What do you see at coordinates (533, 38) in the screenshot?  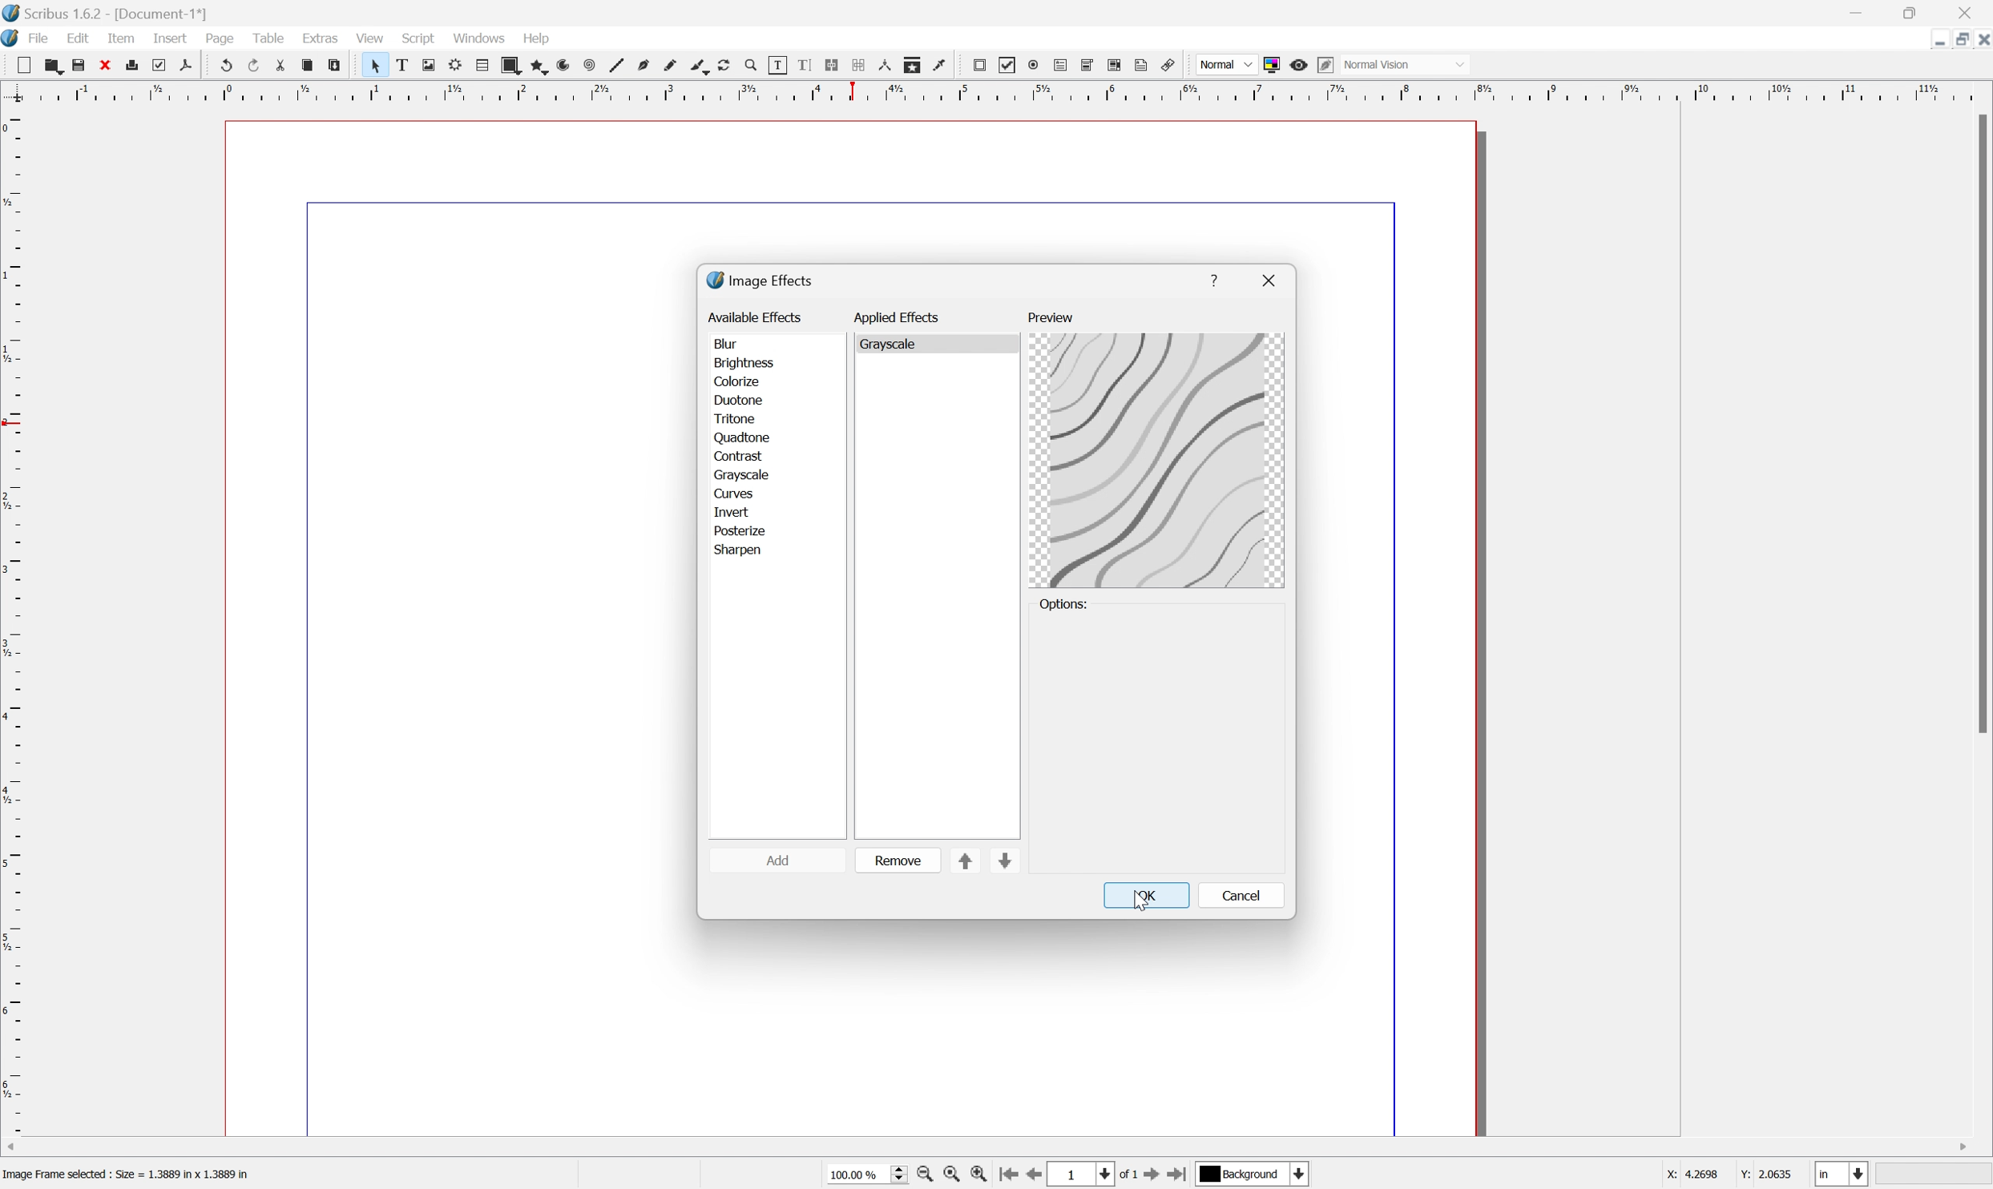 I see `Help` at bounding box center [533, 38].